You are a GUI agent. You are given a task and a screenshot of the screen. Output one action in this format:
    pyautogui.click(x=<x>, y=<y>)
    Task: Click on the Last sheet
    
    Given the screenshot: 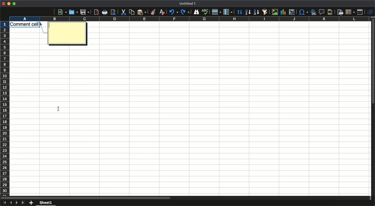 What is the action you would take?
    pyautogui.click(x=23, y=203)
    